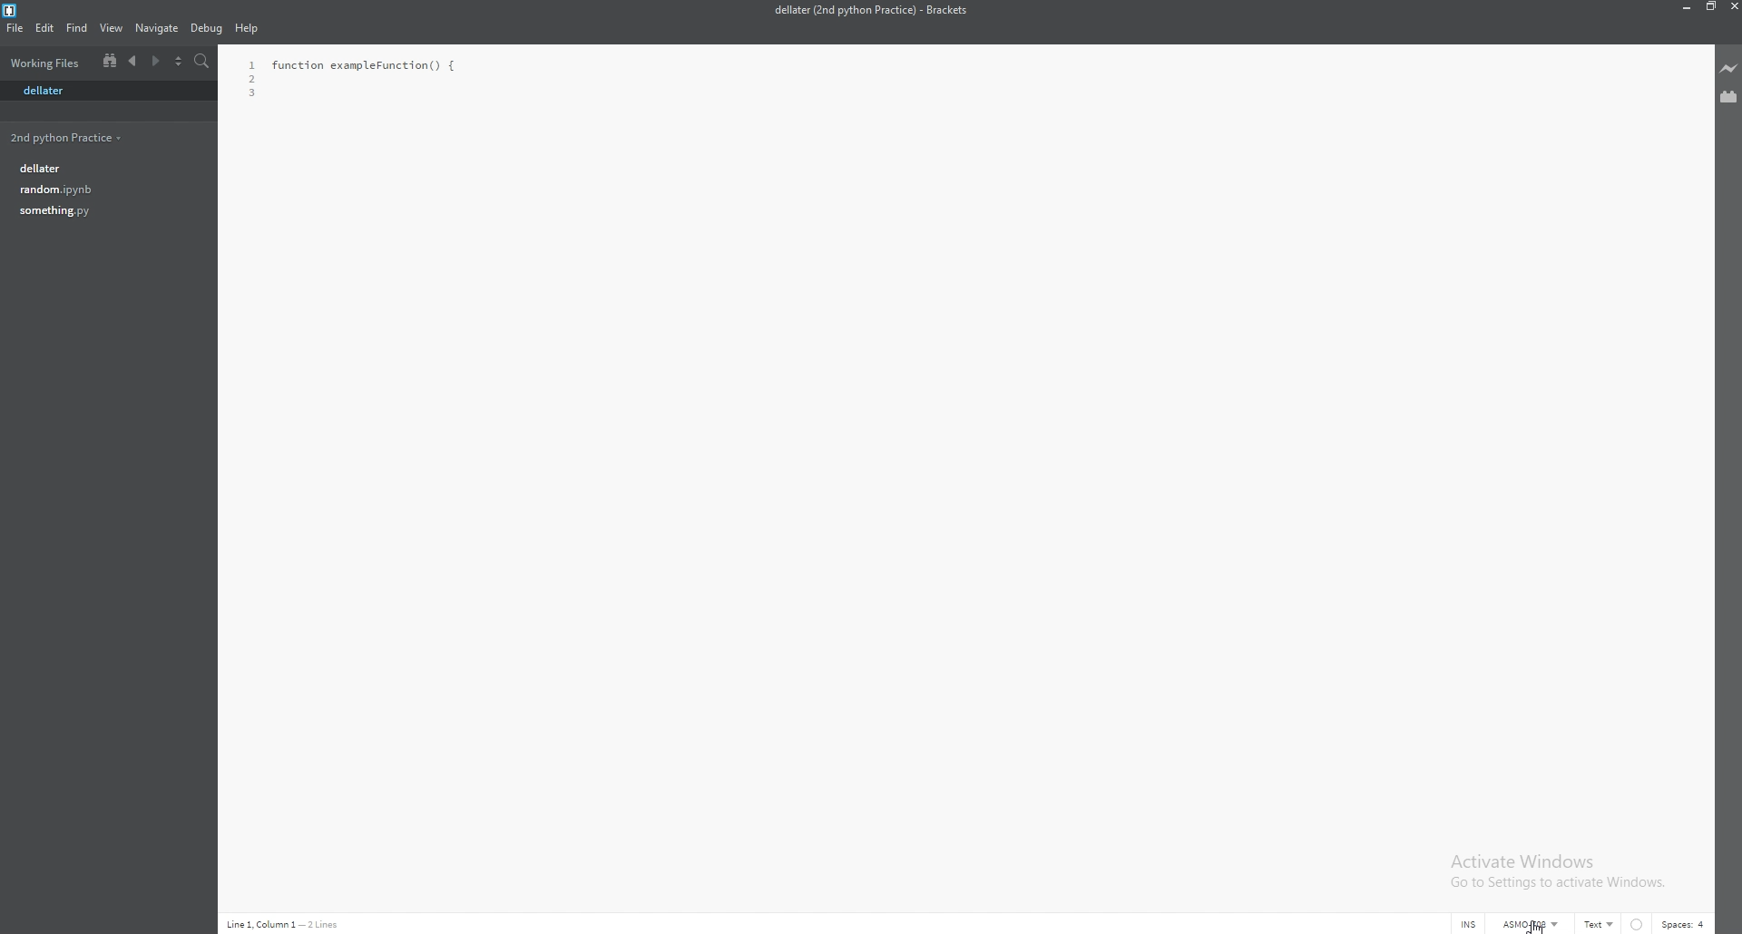 This screenshot has height=934, width=1742. I want to click on random.ipynb, so click(102, 190).